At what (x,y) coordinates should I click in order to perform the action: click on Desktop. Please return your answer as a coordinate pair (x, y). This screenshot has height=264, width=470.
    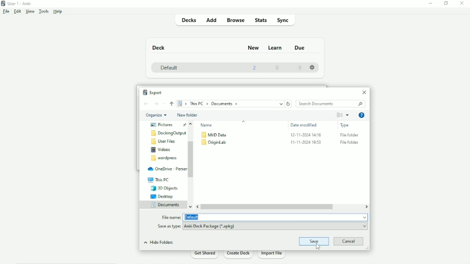
    Looking at the image, I should click on (162, 196).